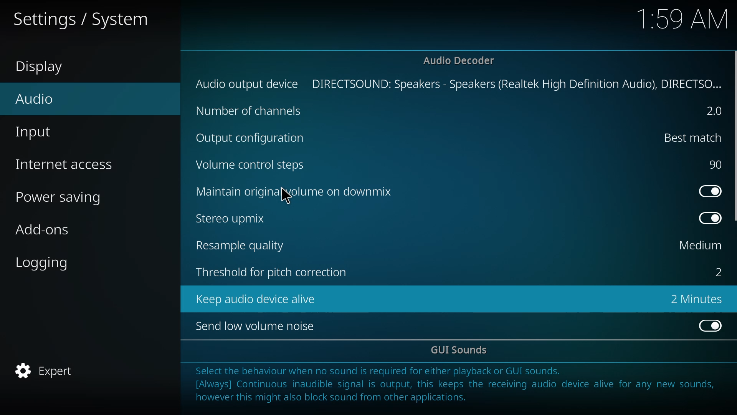  What do you see at coordinates (708, 325) in the screenshot?
I see `enabled` at bounding box center [708, 325].